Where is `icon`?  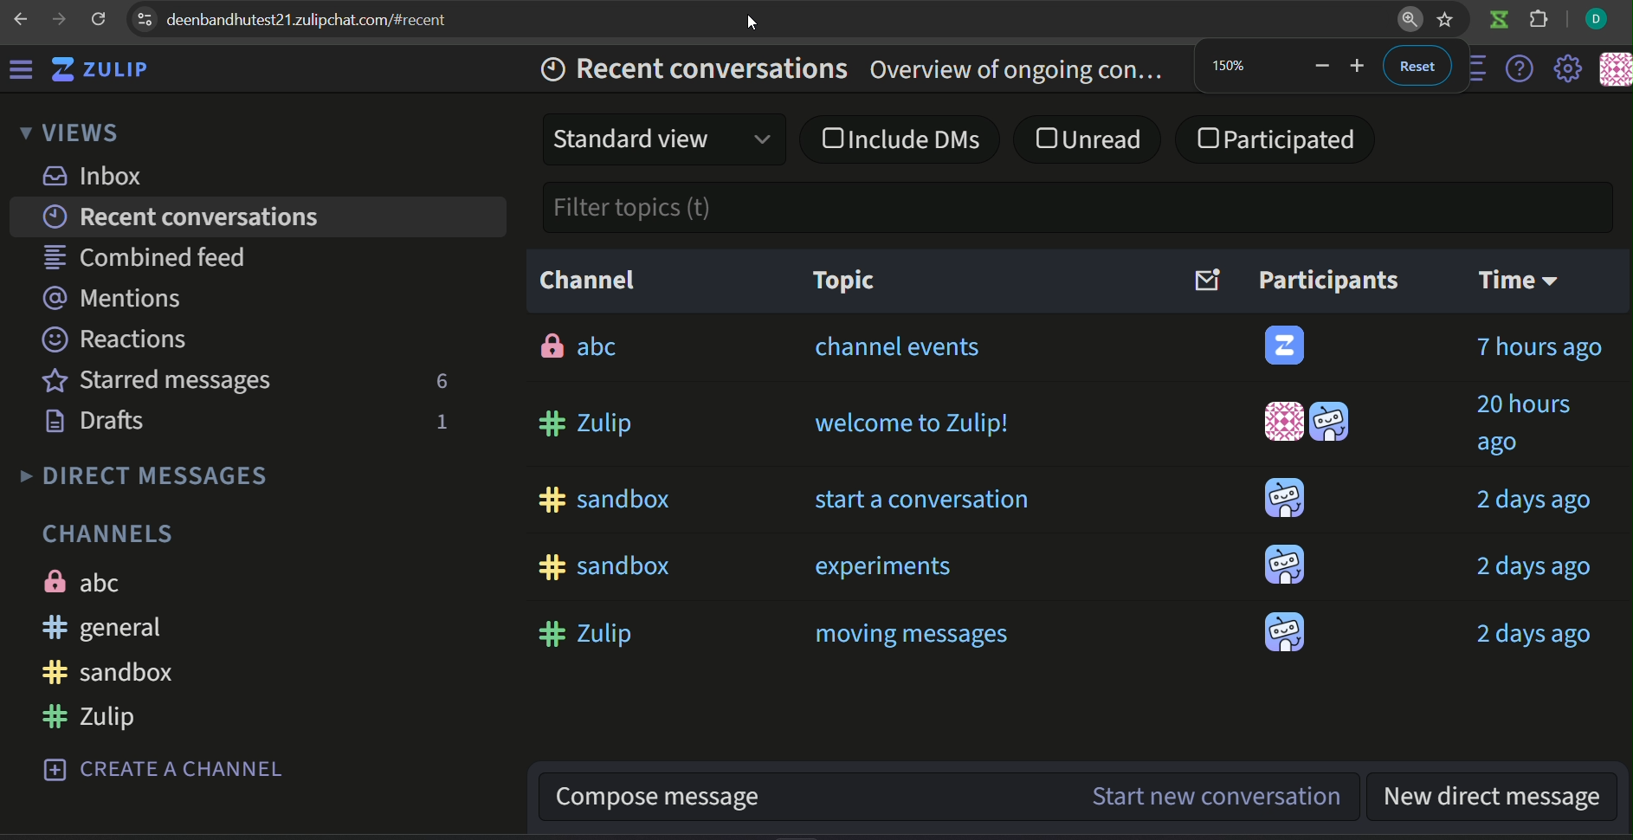
icon is located at coordinates (1285, 498).